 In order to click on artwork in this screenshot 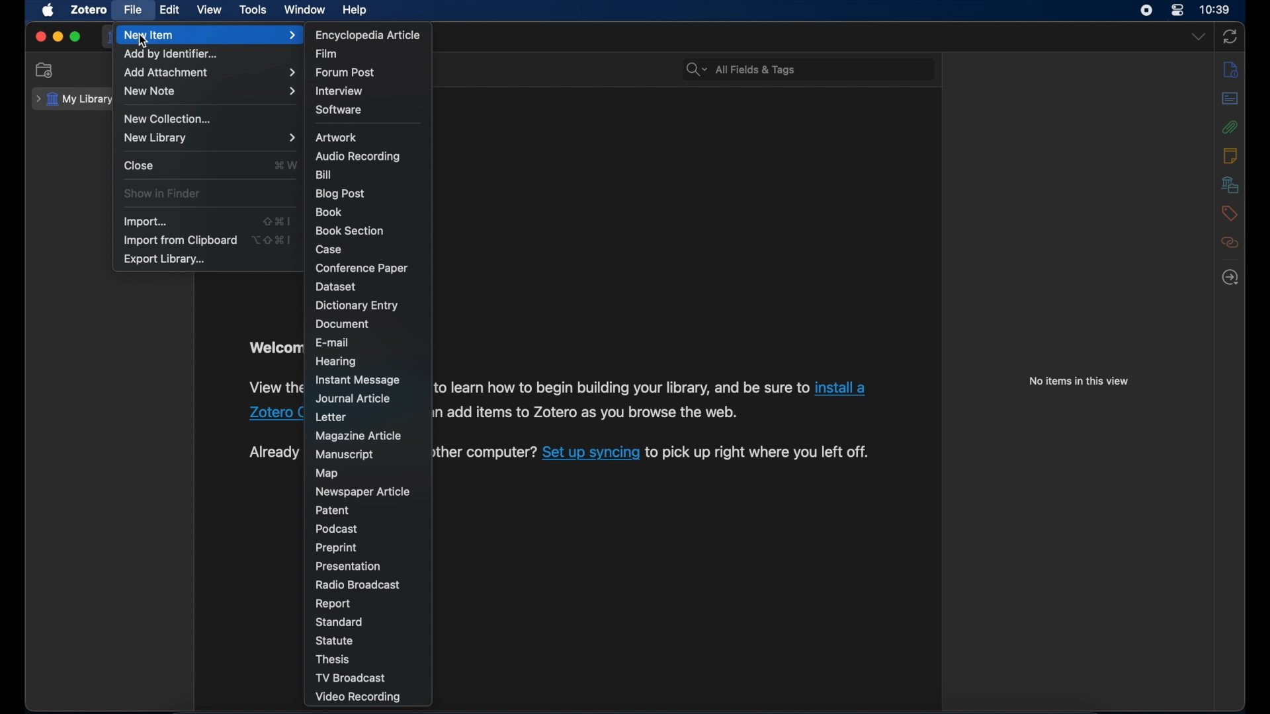, I will do `click(336, 138)`.